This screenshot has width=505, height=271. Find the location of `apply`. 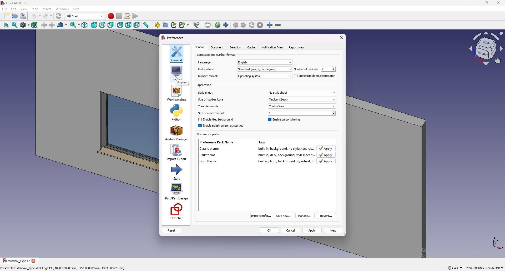

apply is located at coordinates (312, 230).